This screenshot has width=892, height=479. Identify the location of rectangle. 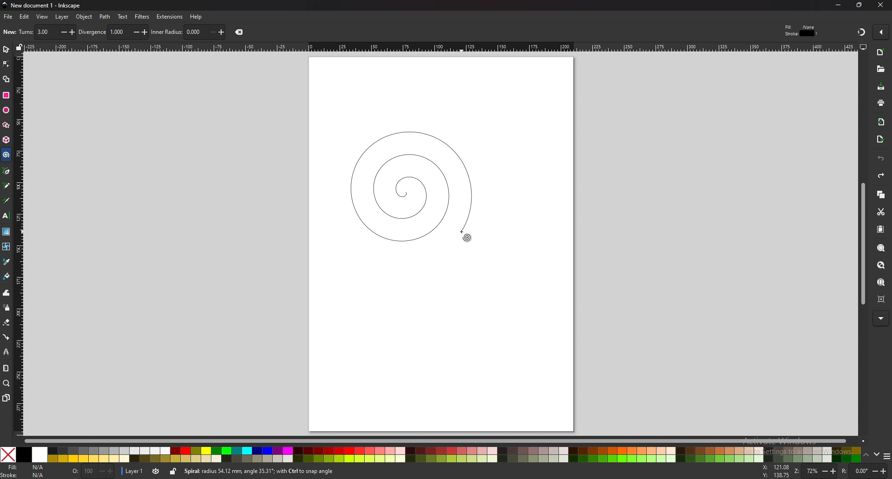
(7, 95).